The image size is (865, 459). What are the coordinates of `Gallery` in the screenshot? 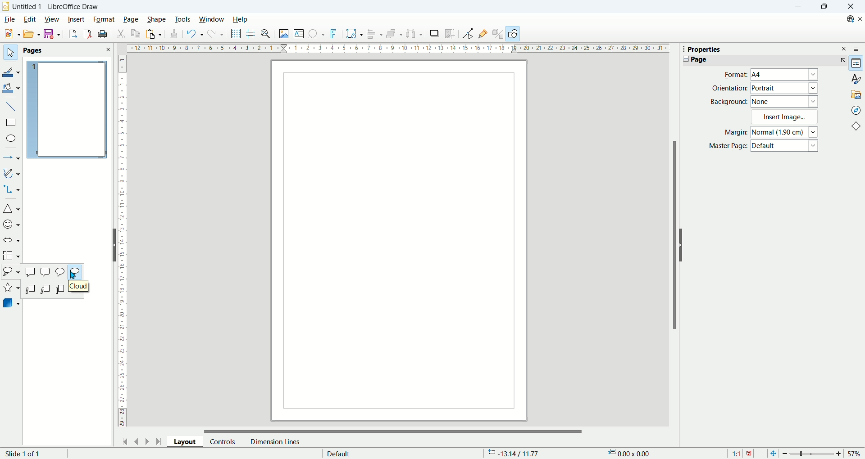 It's located at (856, 94).